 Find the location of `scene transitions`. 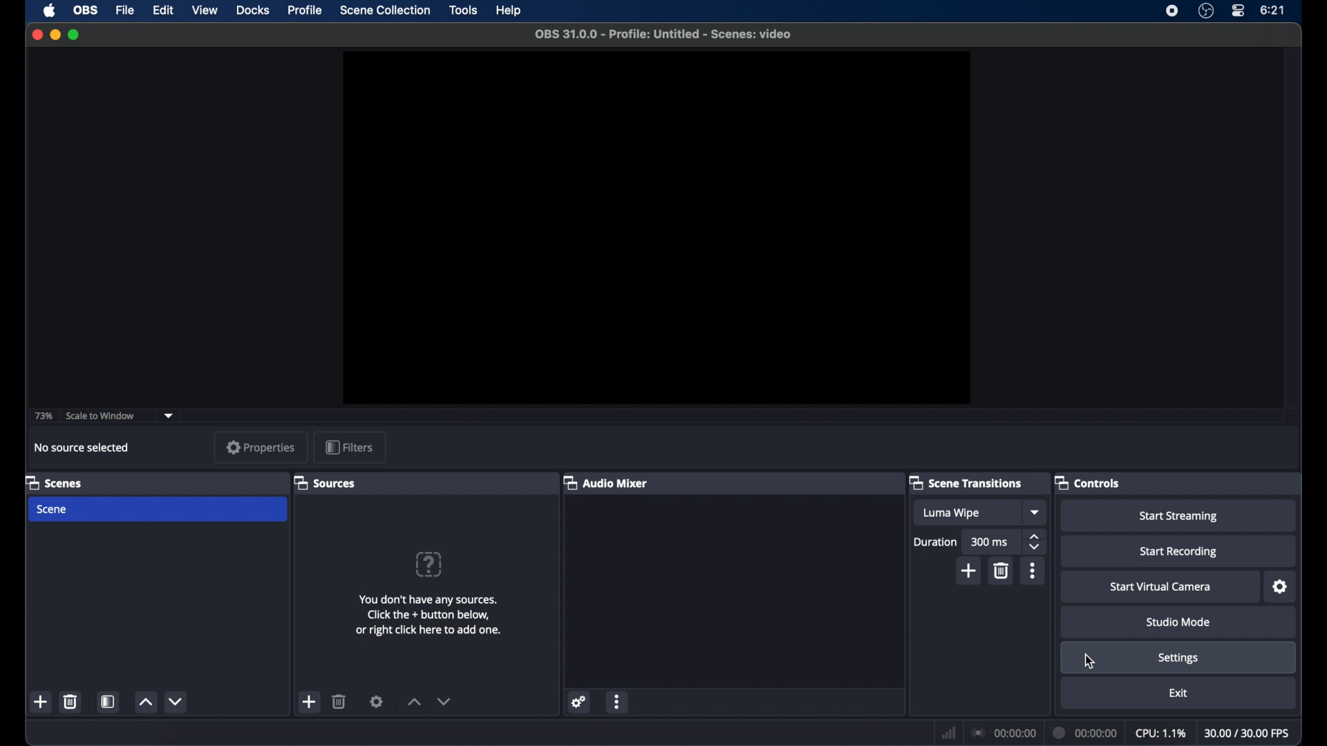

scene transitions is located at coordinates (966, 482).